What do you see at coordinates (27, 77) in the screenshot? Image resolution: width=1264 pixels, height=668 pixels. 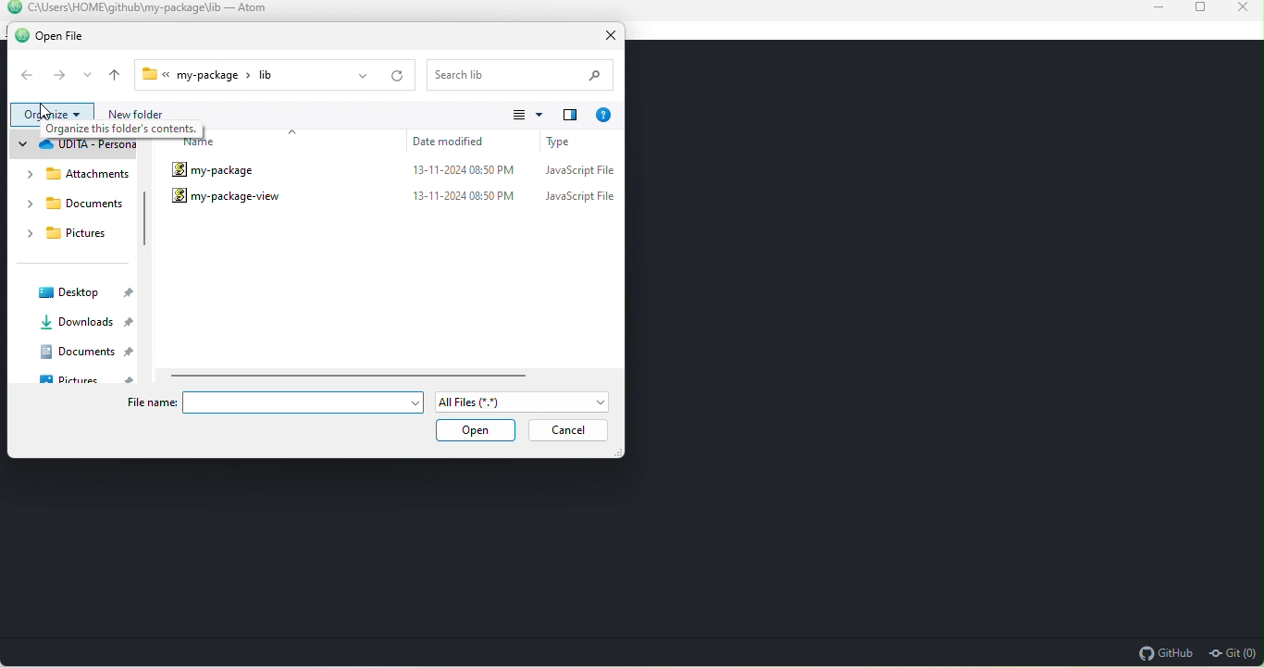 I see `back` at bounding box center [27, 77].